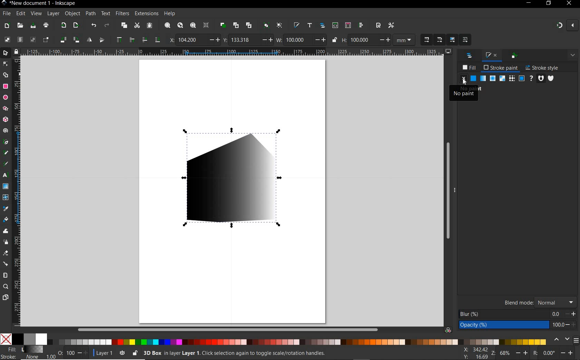 Image resolution: width=580 pixels, height=360 pixels. Describe the element at coordinates (157, 39) in the screenshot. I see `LOWER SELECTION` at that location.